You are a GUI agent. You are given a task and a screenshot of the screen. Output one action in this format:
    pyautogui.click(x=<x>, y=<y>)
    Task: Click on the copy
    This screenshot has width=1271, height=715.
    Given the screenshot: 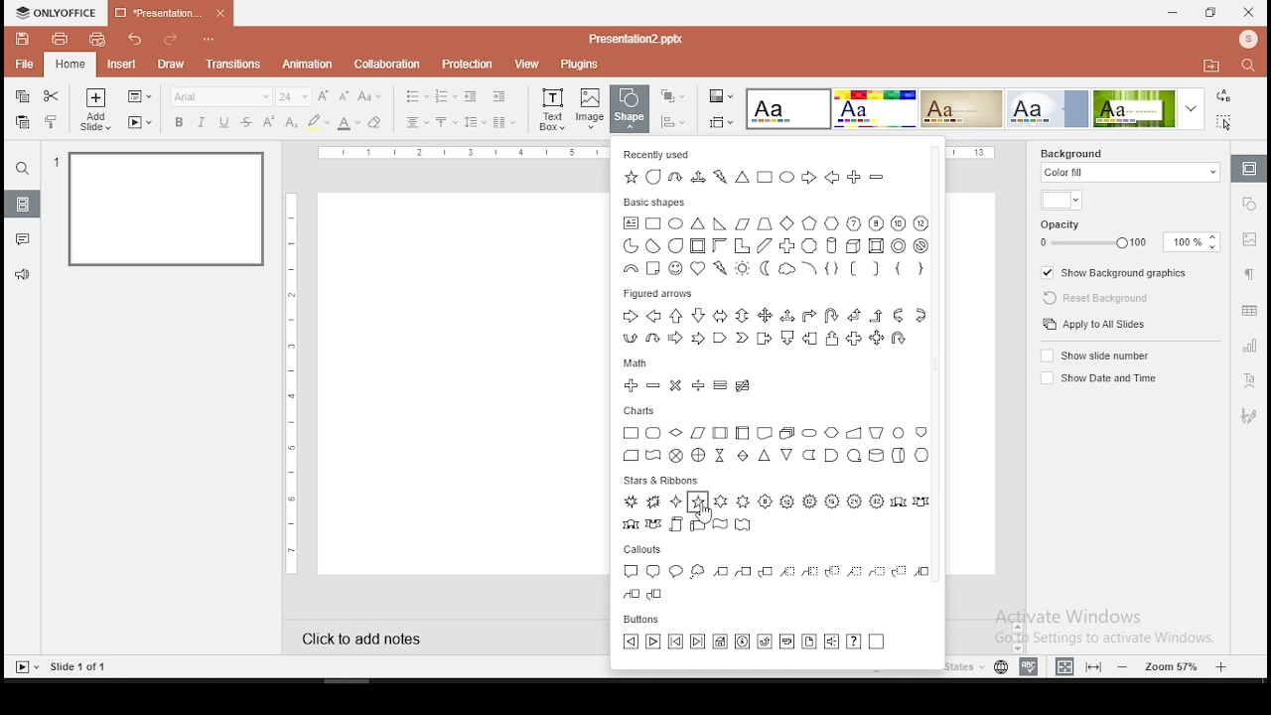 What is the action you would take?
    pyautogui.click(x=21, y=97)
    